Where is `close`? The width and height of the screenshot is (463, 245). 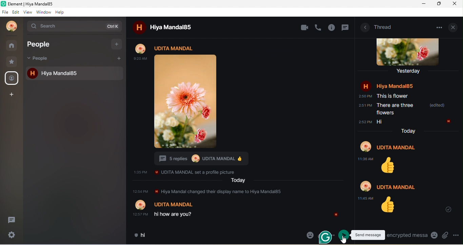 close is located at coordinates (456, 4).